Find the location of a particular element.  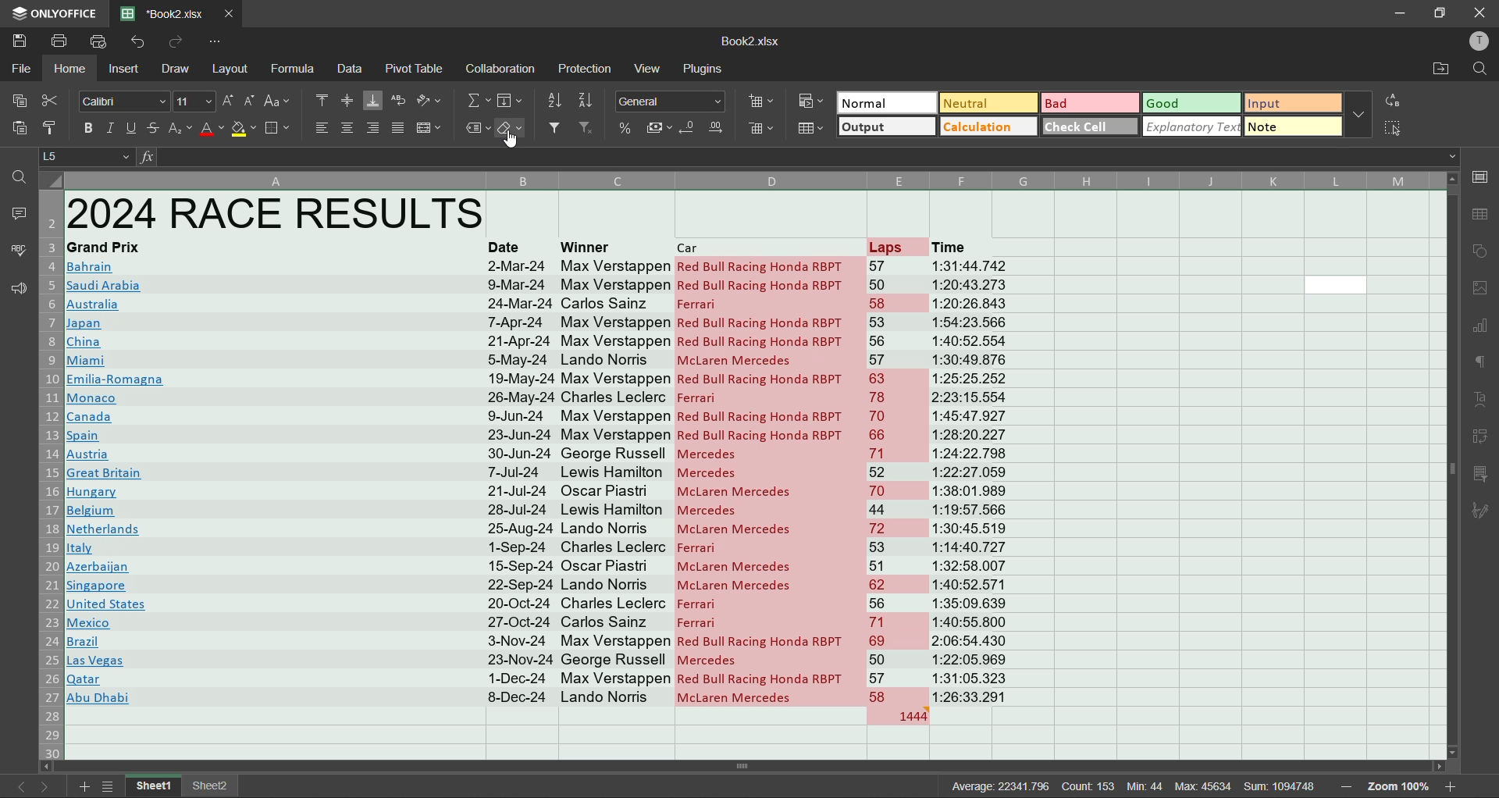

explanatory text is located at coordinates (1192, 127).